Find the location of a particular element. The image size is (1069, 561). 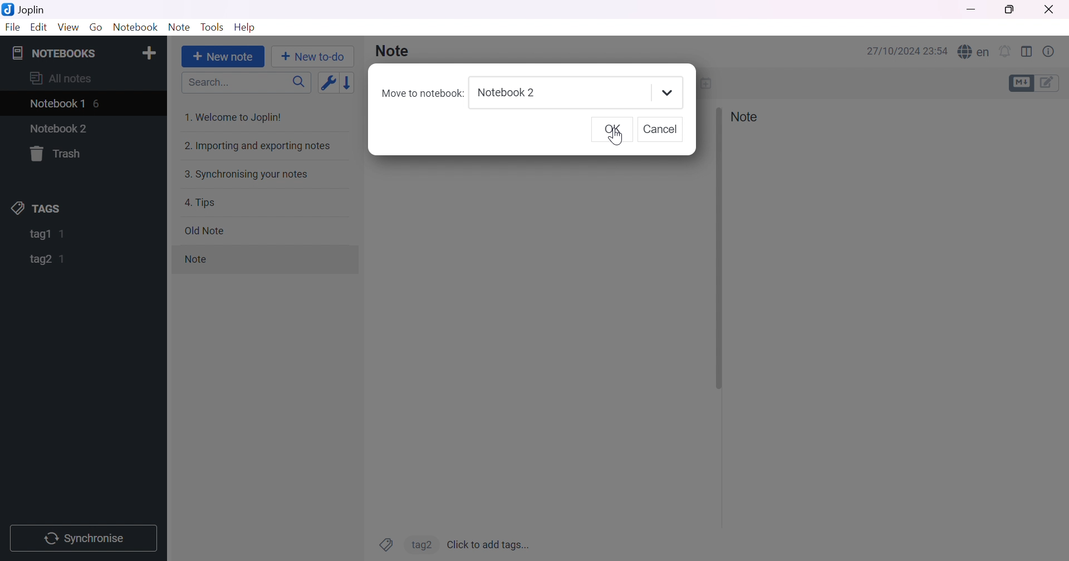

1 is located at coordinates (63, 259).